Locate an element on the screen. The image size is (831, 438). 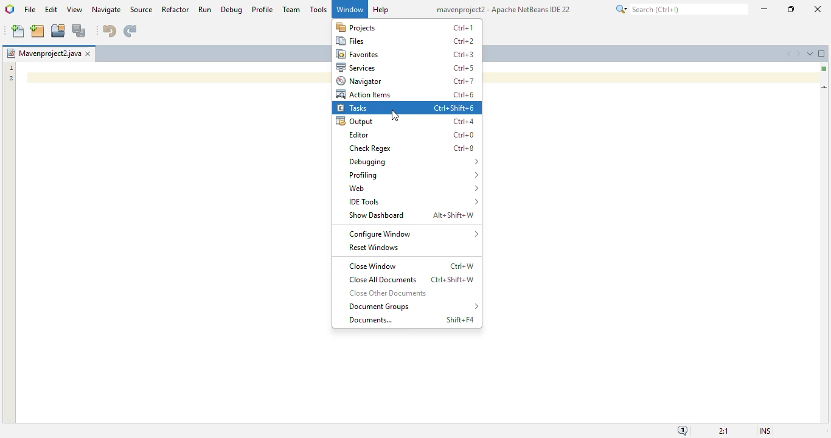
debug is located at coordinates (232, 9).